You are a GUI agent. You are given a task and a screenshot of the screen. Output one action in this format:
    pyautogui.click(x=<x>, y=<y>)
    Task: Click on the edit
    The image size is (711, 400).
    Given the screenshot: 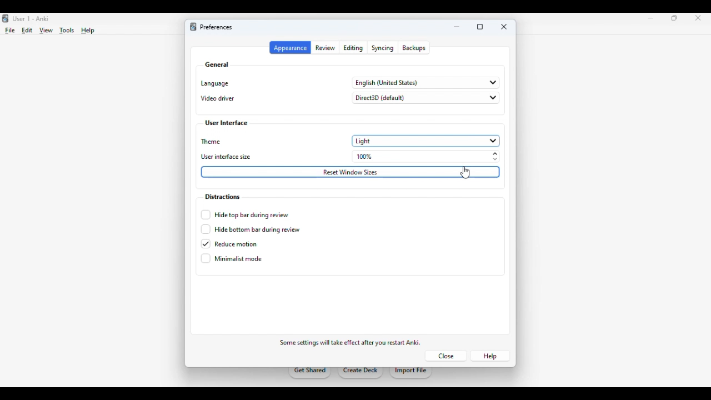 What is the action you would take?
    pyautogui.click(x=27, y=30)
    